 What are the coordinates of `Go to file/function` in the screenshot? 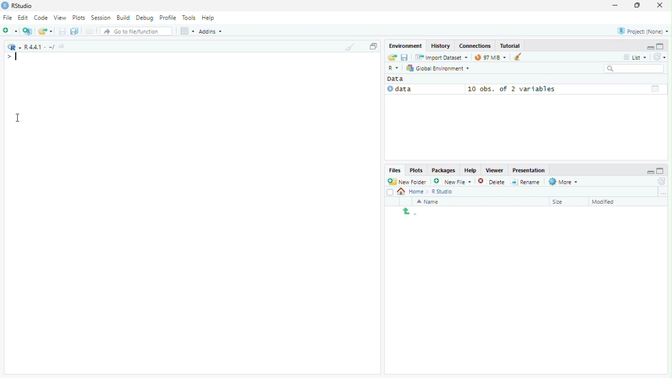 It's located at (136, 31).